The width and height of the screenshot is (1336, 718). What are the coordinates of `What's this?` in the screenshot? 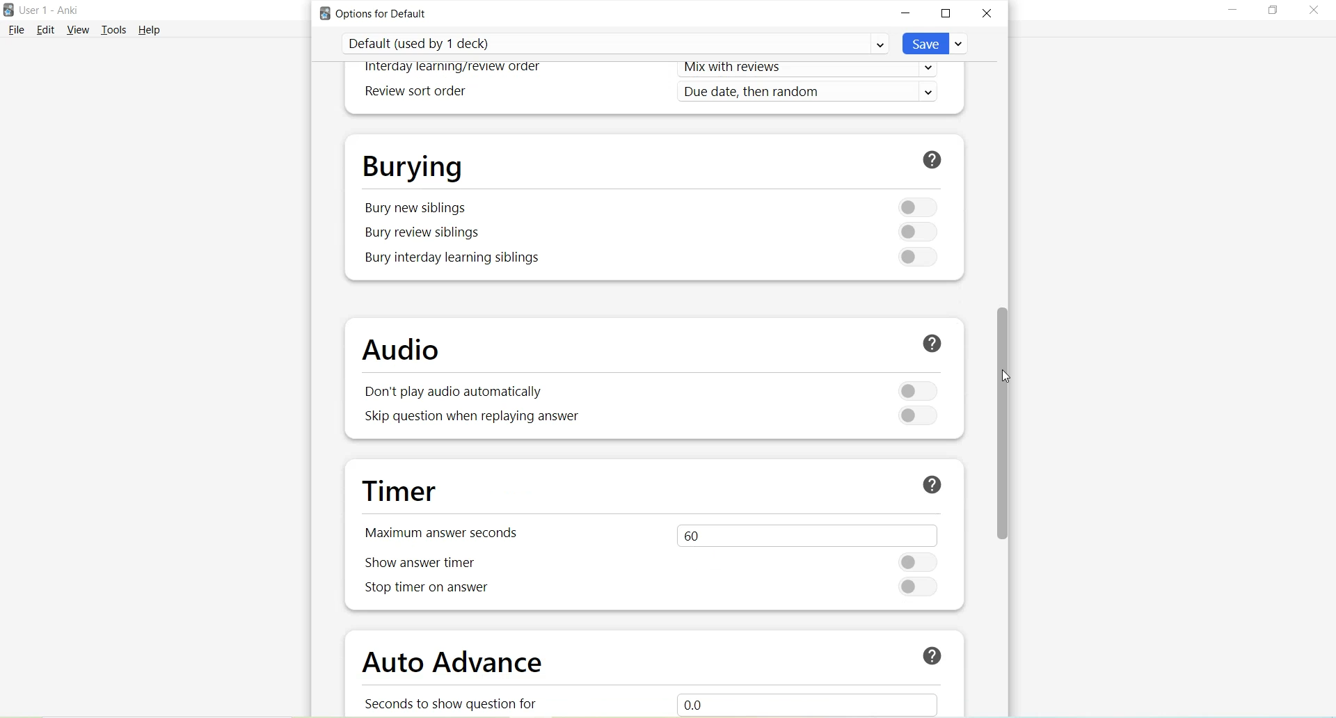 It's located at (932, 484).